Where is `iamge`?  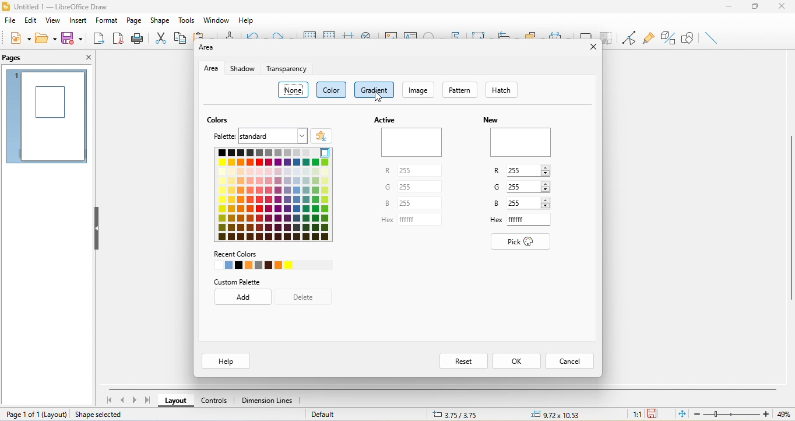
iamge is located at coordinates (421, 90).